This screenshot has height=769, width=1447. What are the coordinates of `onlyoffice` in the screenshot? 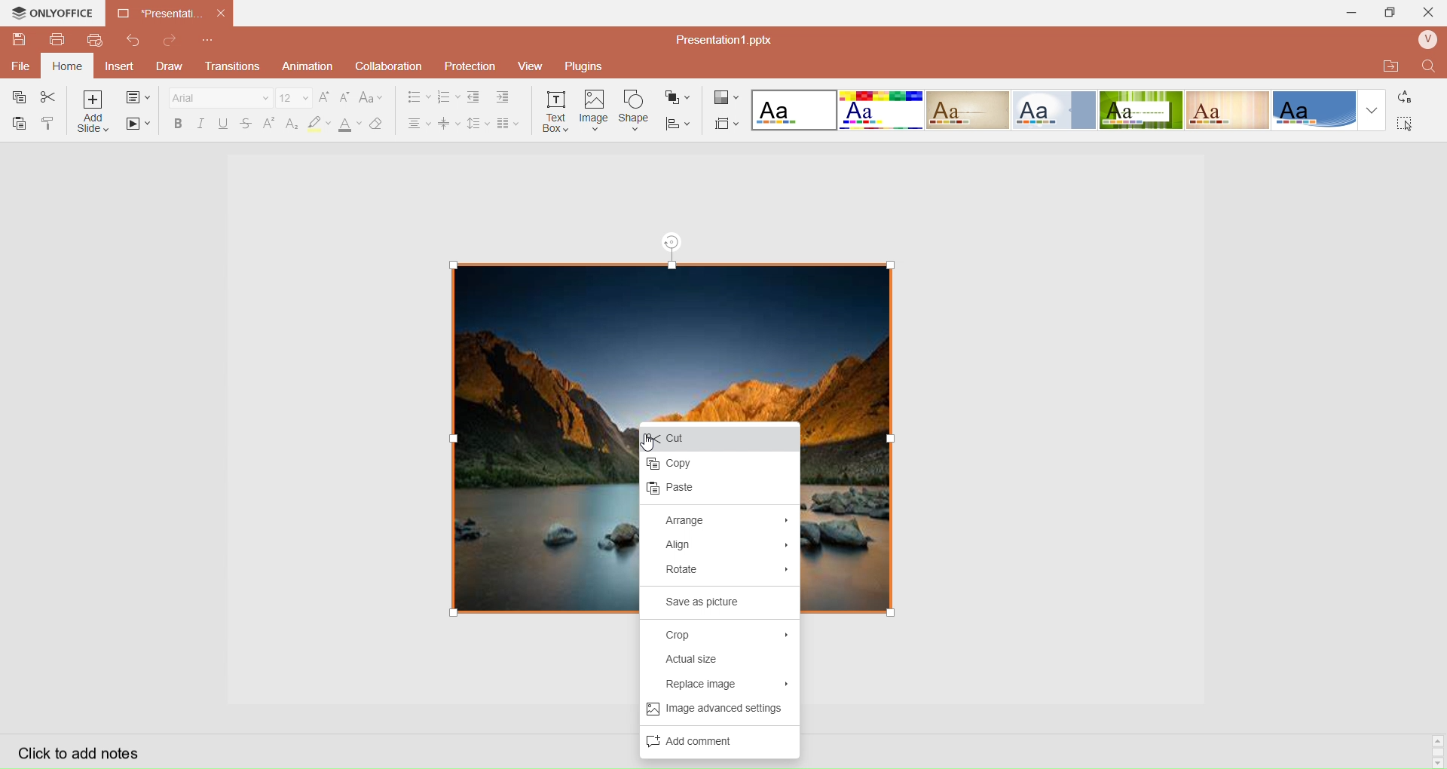 It's located at (66, 11).